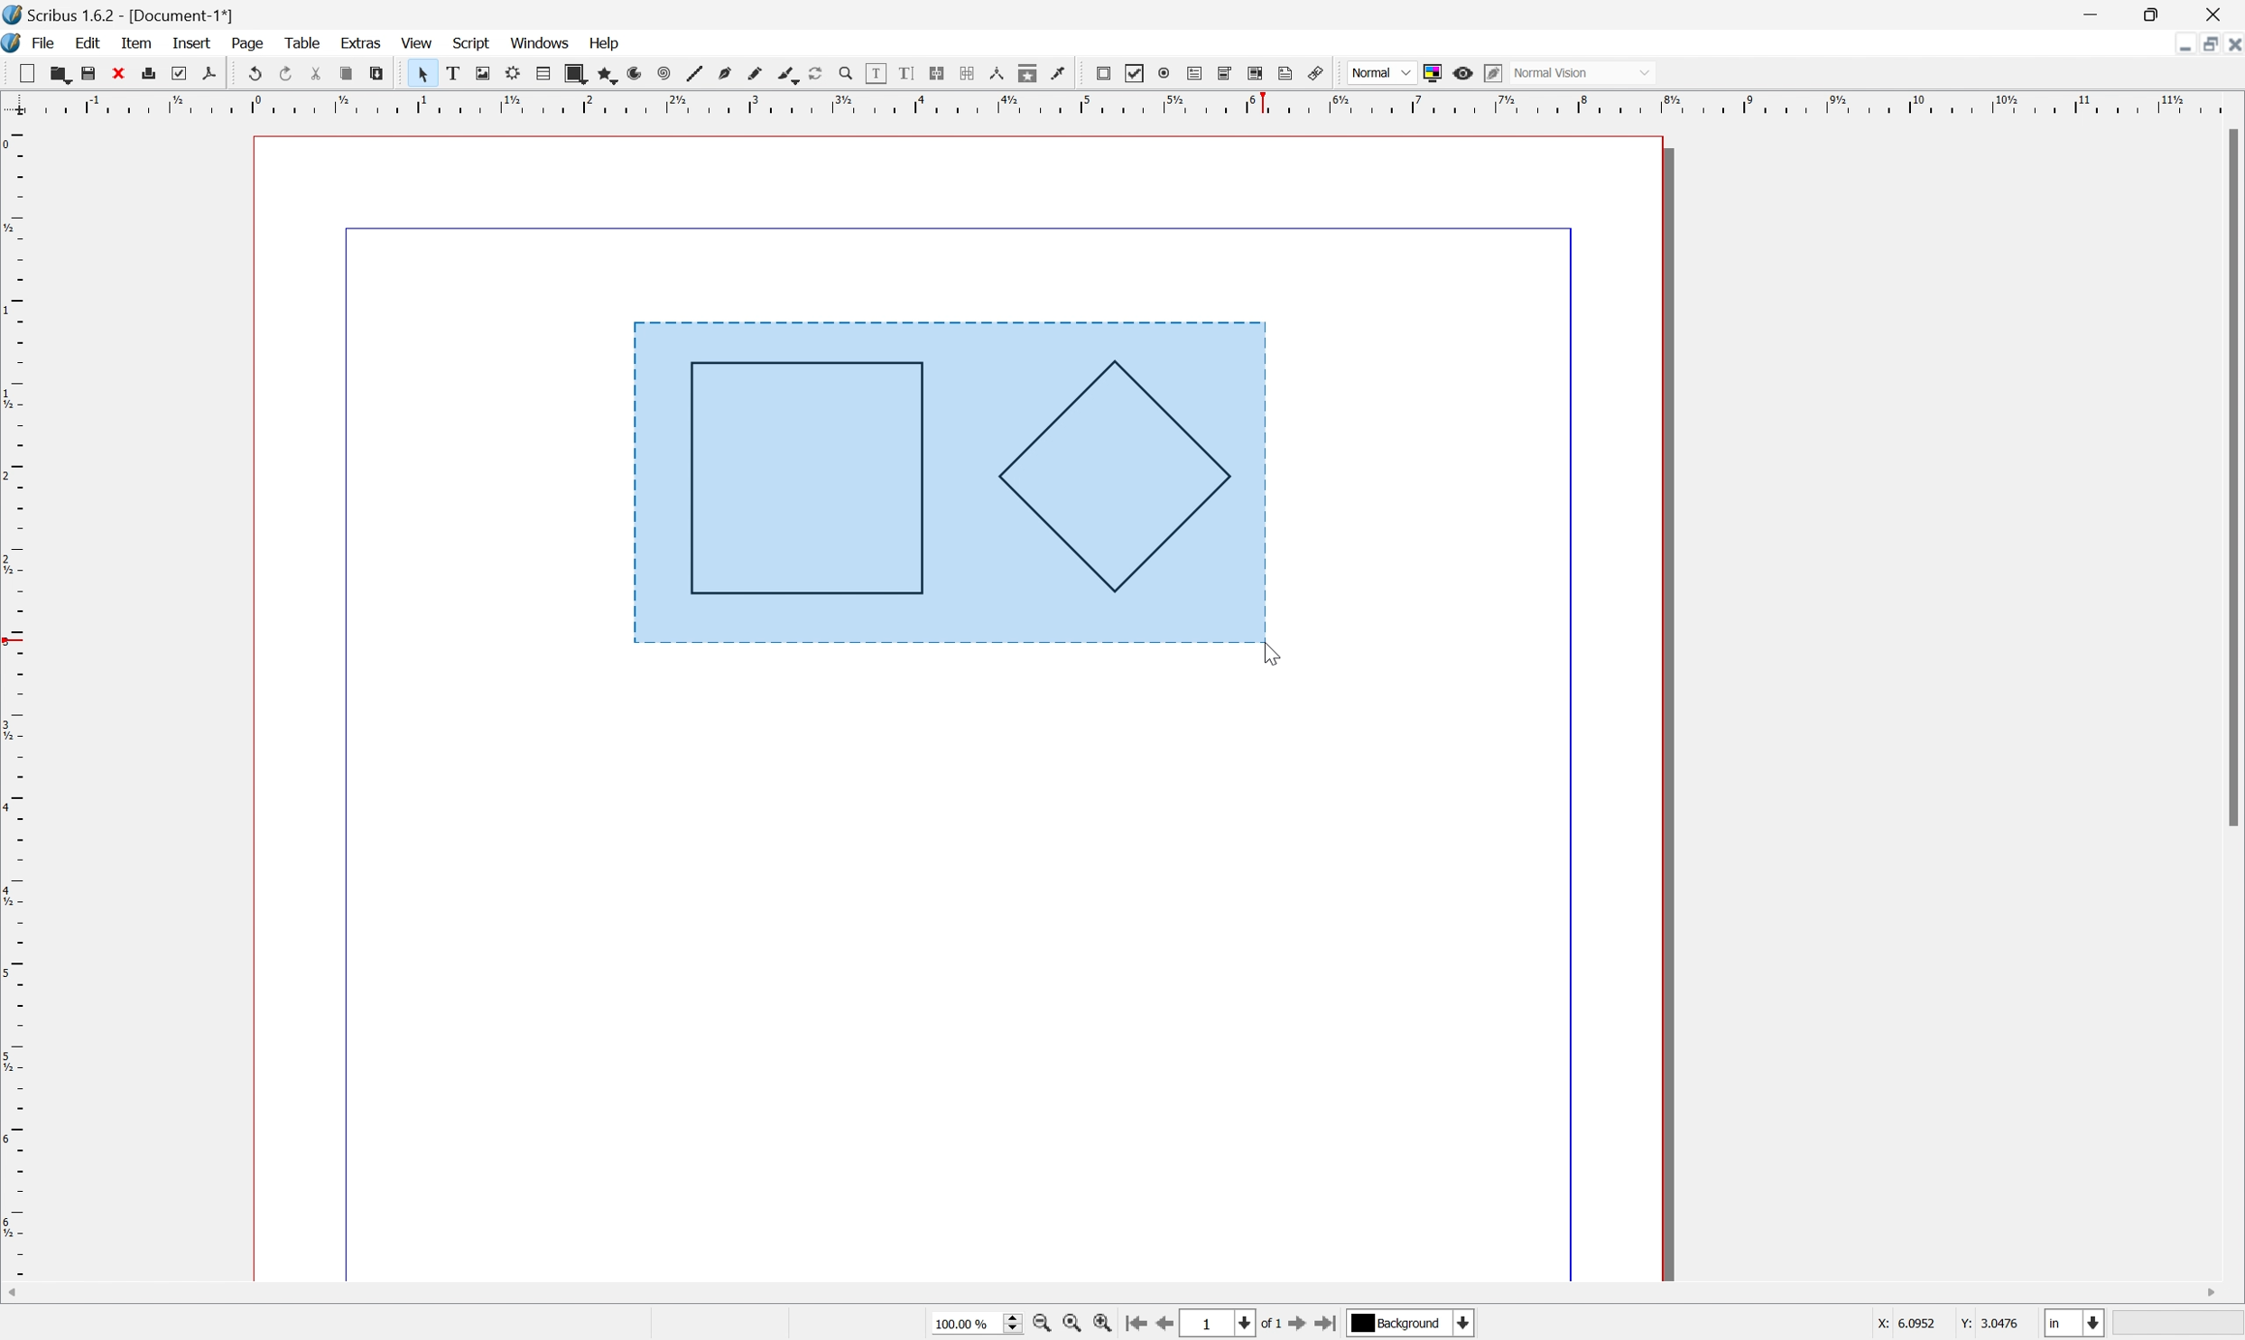 This screenshot has width=2245, height=1340. Describe the element at coordinates (721, 75) in the screenshot. I see `bezier curve` at that location.